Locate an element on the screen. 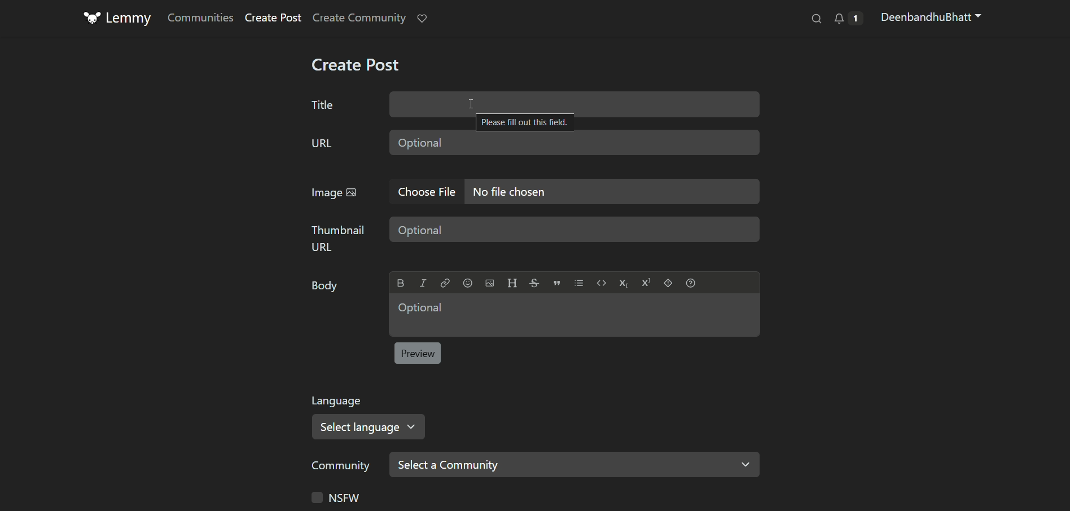  URL is located at coordinates (321, 143).